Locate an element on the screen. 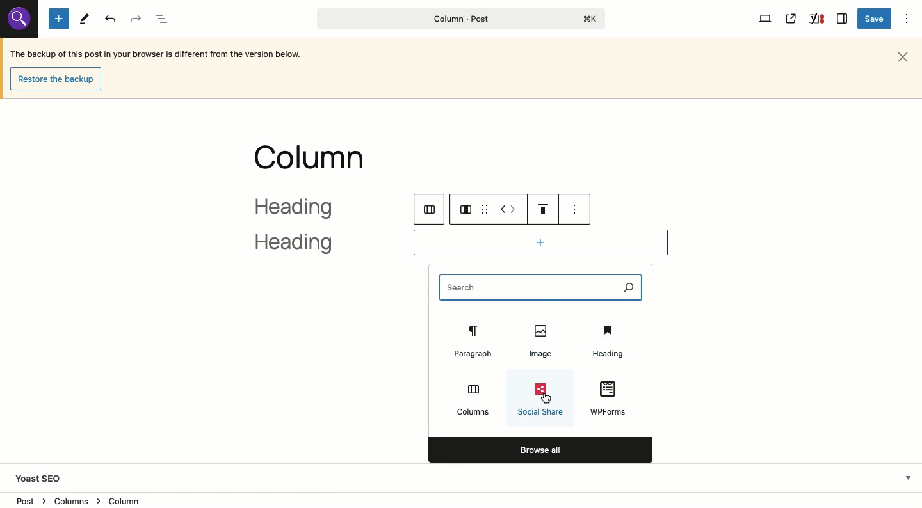  Browse all is located at coordinates (541, 449).